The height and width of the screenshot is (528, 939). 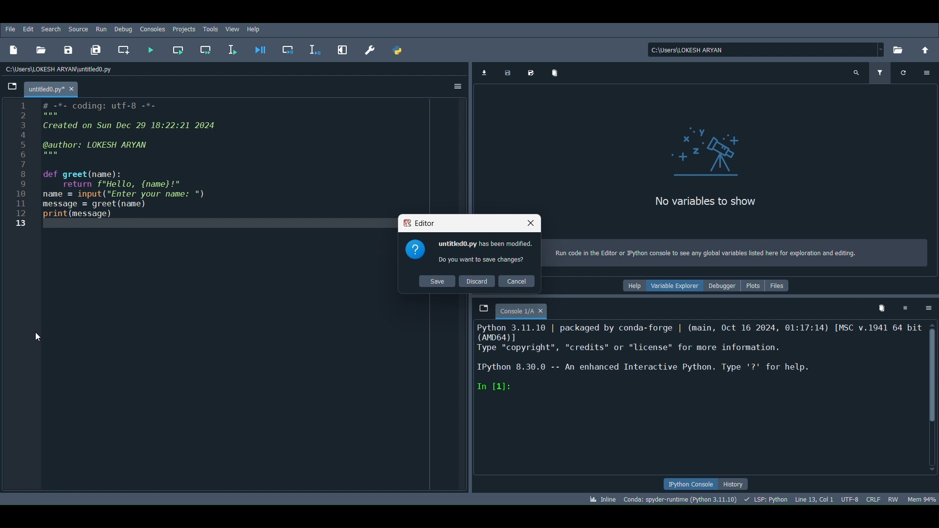 I want to click on Spyder Editor, so click(x=421, y=222).